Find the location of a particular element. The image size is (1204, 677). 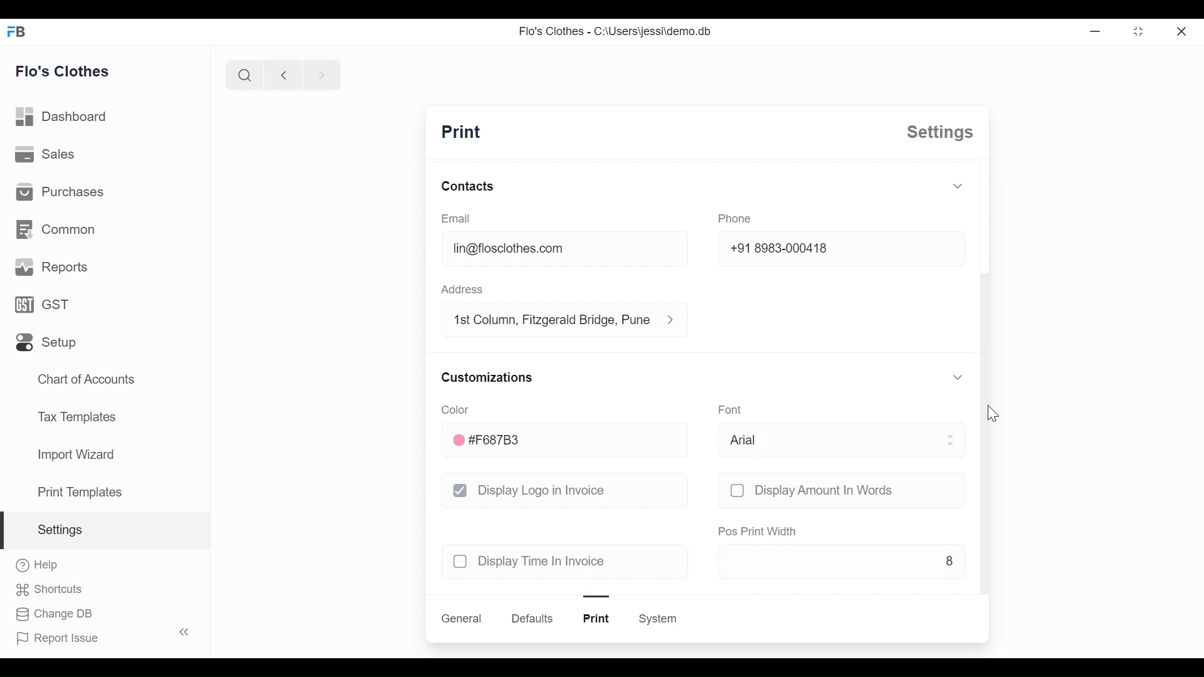

pos print width is located at coordinates (758, 532).